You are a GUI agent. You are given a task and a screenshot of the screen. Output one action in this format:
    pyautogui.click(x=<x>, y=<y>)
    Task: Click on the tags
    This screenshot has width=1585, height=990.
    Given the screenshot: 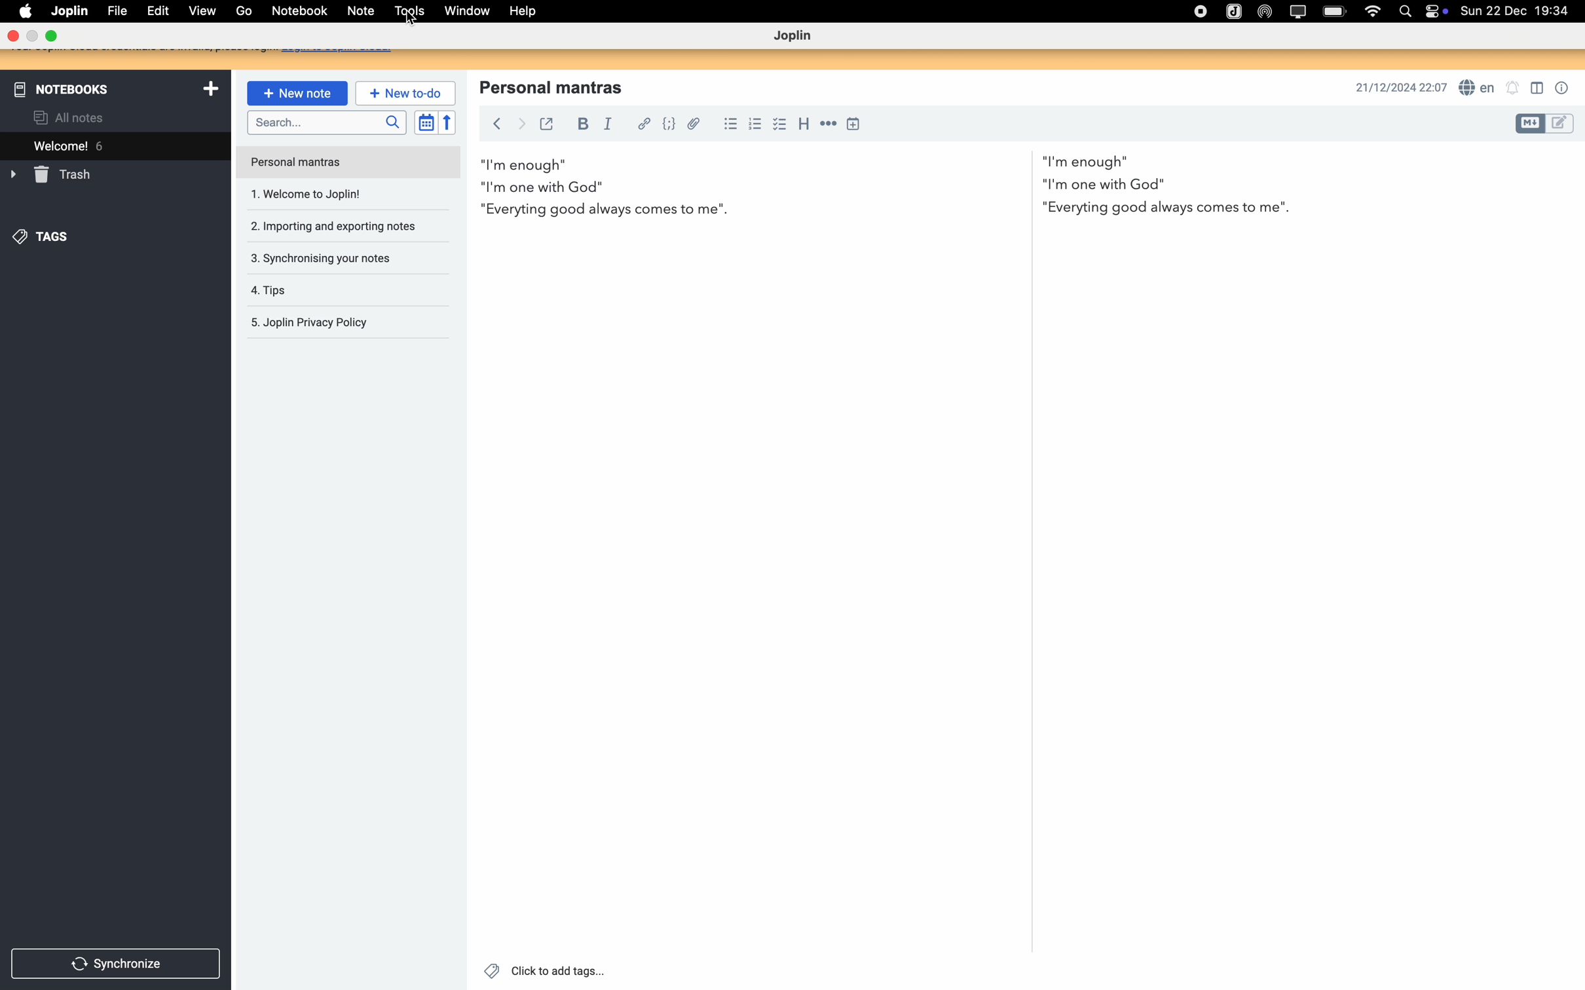 What is the action you would take?
    pyautogui.click(x=43, y=236)
    